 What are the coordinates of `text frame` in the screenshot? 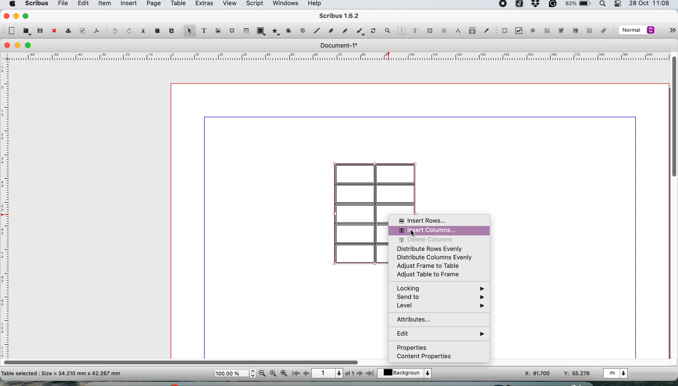 It's located at (203, 32).